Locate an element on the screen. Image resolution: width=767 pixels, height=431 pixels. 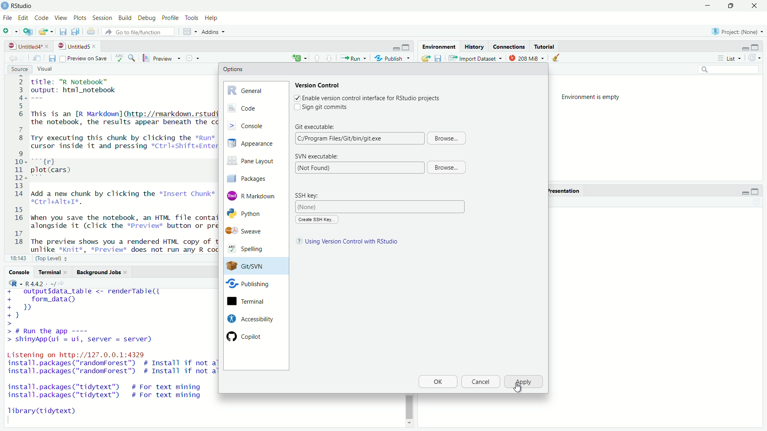
vertical scrollbar is located at coordinates (409, 407).